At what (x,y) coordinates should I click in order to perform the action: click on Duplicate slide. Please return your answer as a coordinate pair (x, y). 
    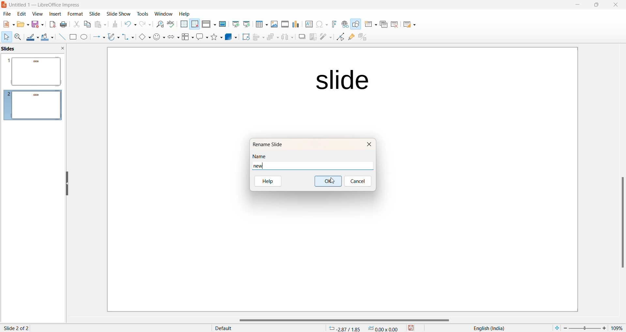
    Looking at the image, I should click on (382, 25).